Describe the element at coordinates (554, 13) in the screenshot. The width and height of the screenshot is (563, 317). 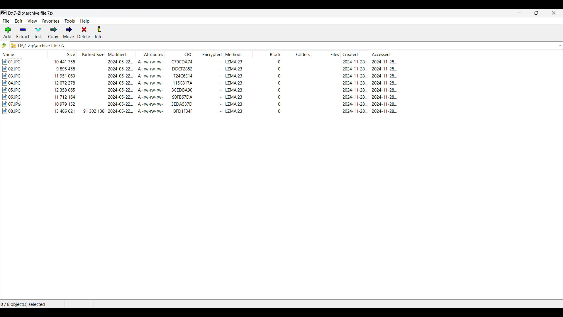
I see `Close interface` at that location.